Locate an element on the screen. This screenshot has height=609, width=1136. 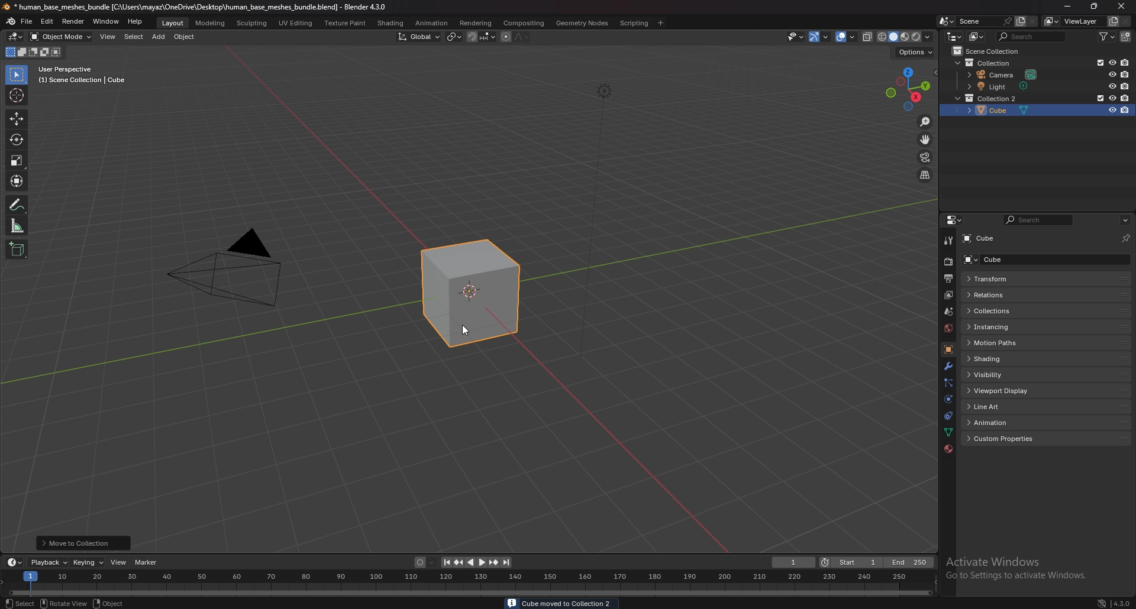
zoom is located at coordinates (925, 121).